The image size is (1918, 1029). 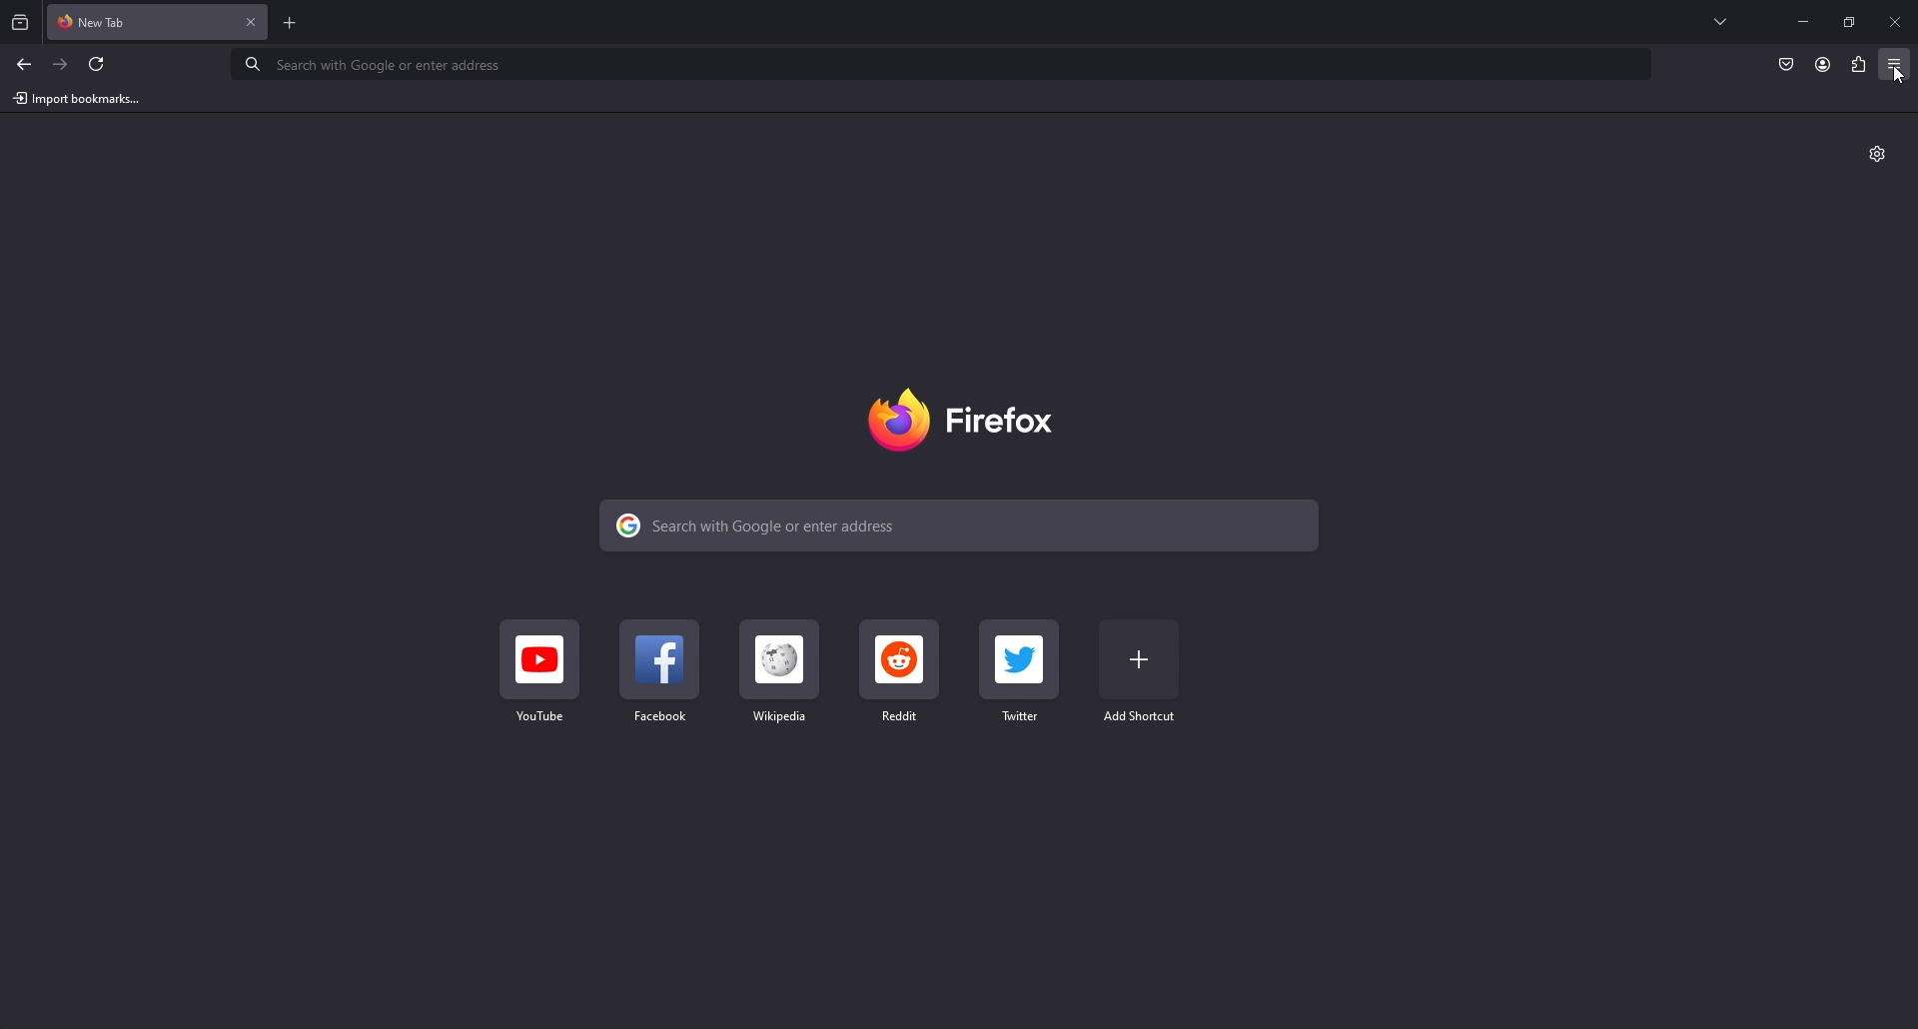 What do you see at coordinates (97, 64) in the screenshot?
I see `refresh` at bounding box center [97, 64].